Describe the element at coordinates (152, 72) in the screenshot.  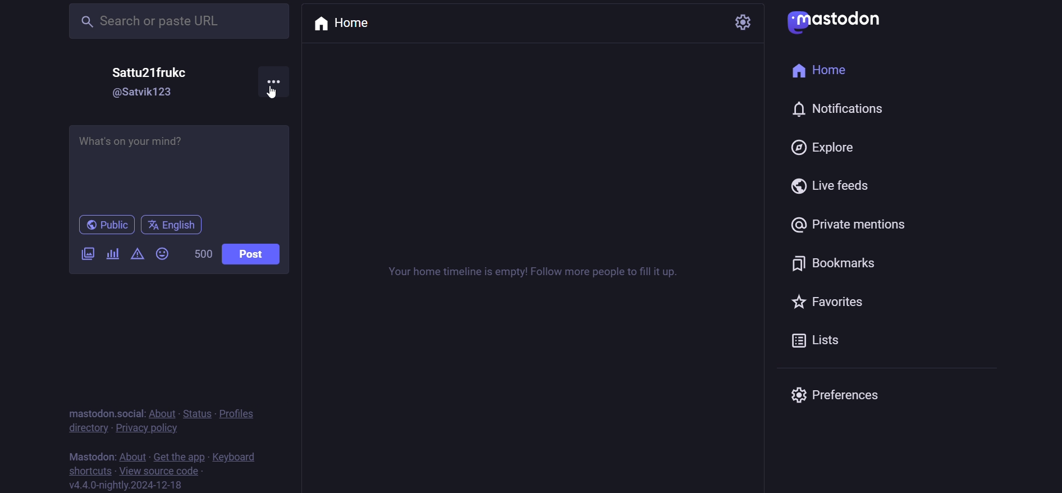
I see `name` at that location.